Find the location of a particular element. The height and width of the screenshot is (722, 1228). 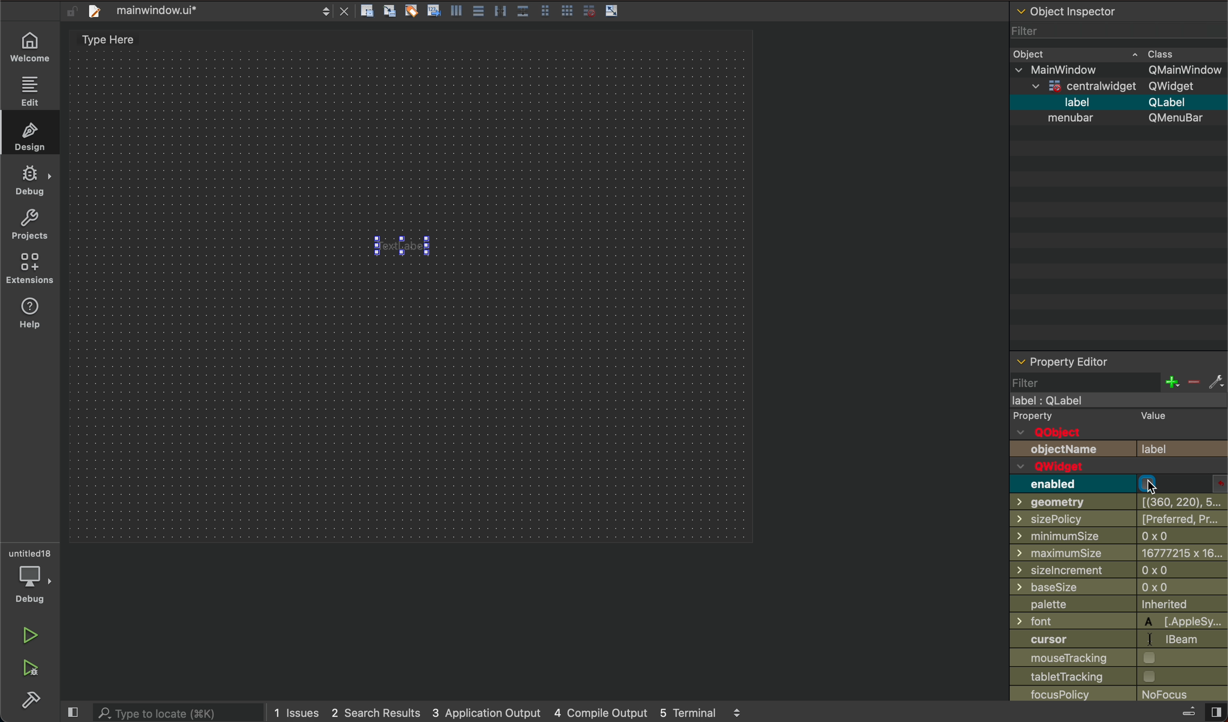

extensions is located at coordinates (29, 269).